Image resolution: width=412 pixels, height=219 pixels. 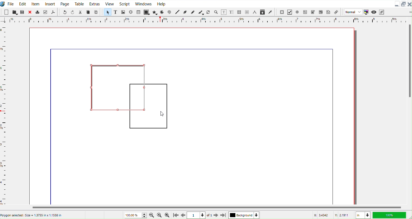 What do you see at coordinates (263, 12) in the screenshot?
I see `Copy Item Properties` at bounding box center [263, 12].